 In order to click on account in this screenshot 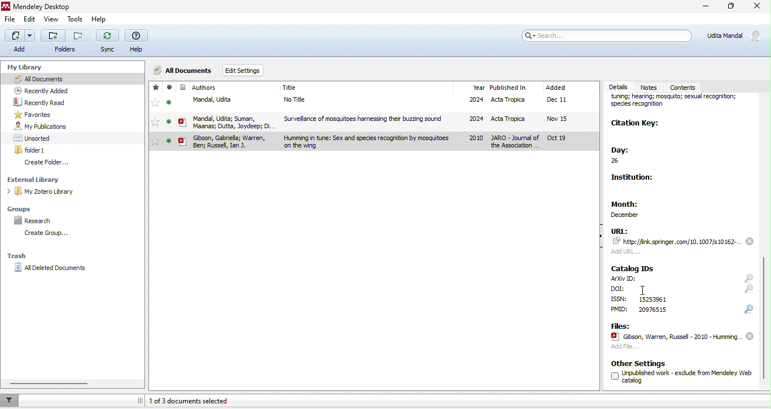, I will do `click(735, 35)`.